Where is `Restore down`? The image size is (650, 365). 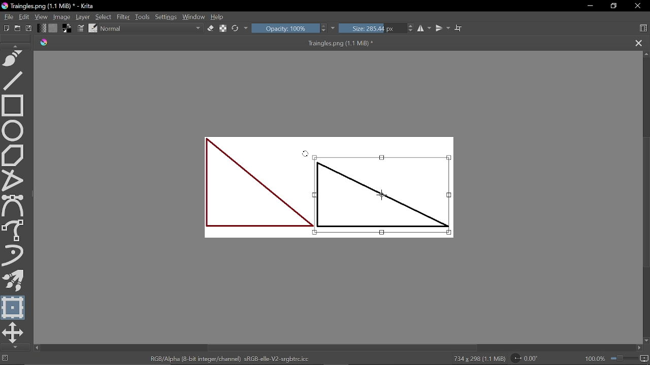 Restore down is located at coordinates (612, 7).